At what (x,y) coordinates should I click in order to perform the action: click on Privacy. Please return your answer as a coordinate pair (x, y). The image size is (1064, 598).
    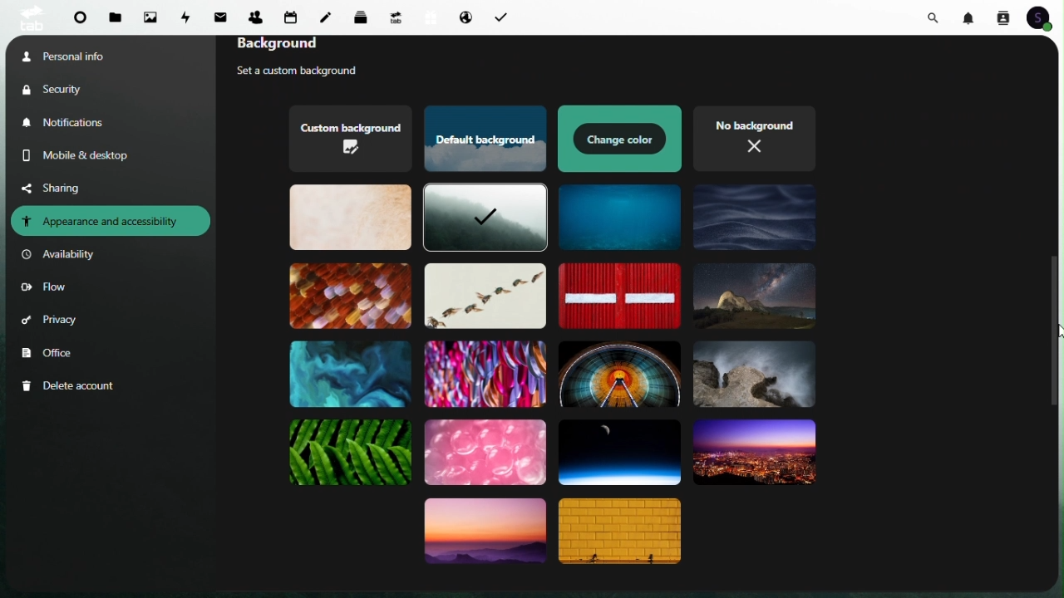
    Looking at the image, I should click on (51, 322).